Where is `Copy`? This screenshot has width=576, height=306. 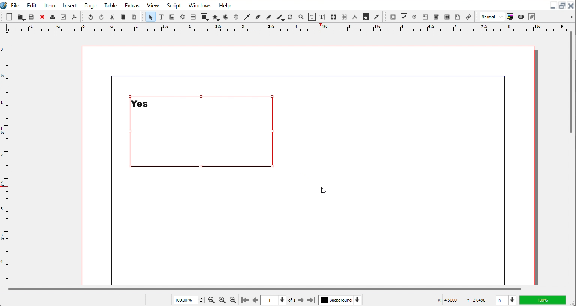
Copy is located at coordinates (123, 17).